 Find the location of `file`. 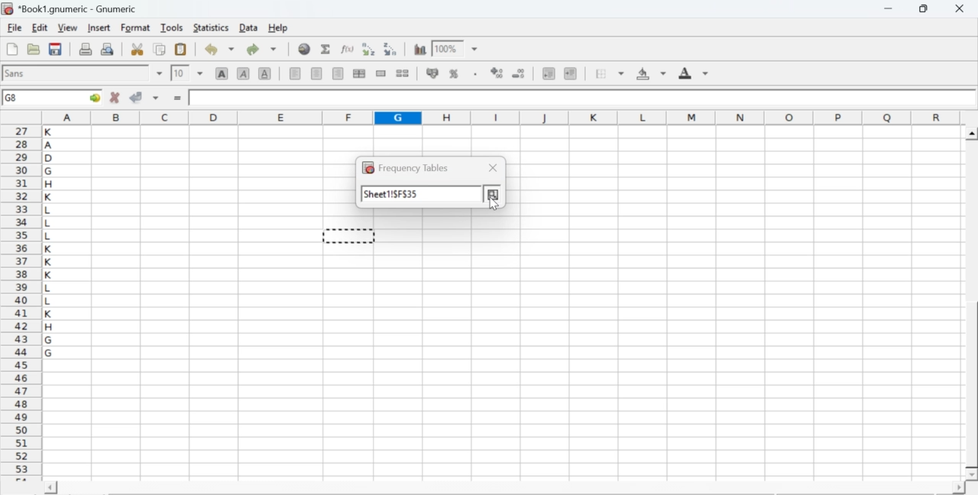

file is located at coordinates (14, 28).